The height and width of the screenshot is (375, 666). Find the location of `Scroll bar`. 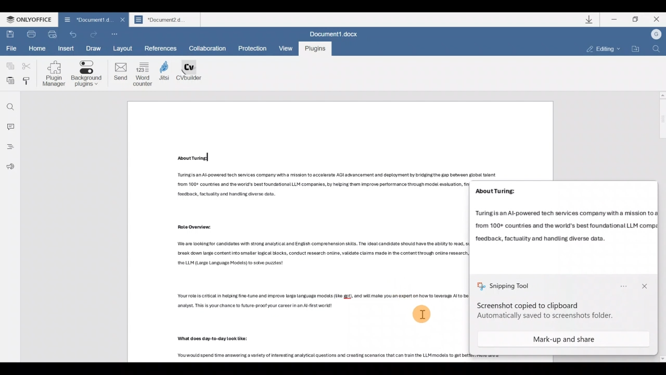

Scroll bar is located at coordinates (662, 229).